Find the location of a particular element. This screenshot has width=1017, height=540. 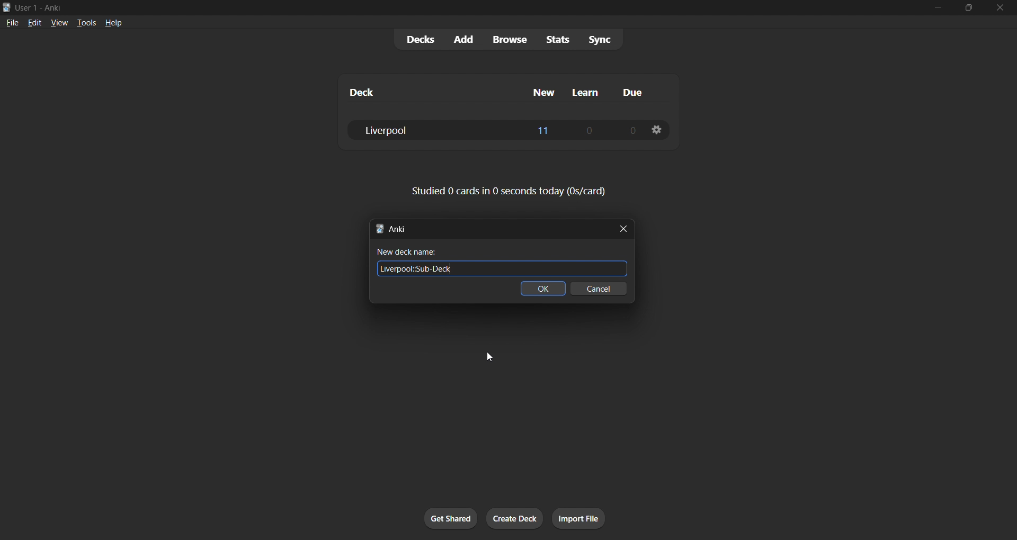

cursor is located at coordinates (492, 359).